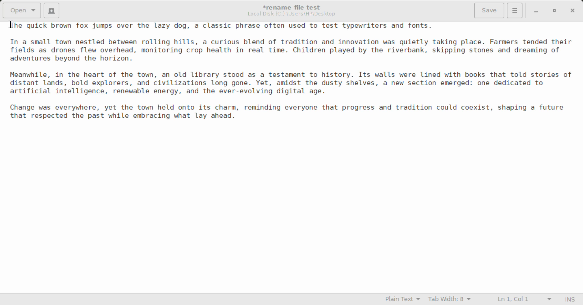  I want to click on Input Mode, so click(572, 299).